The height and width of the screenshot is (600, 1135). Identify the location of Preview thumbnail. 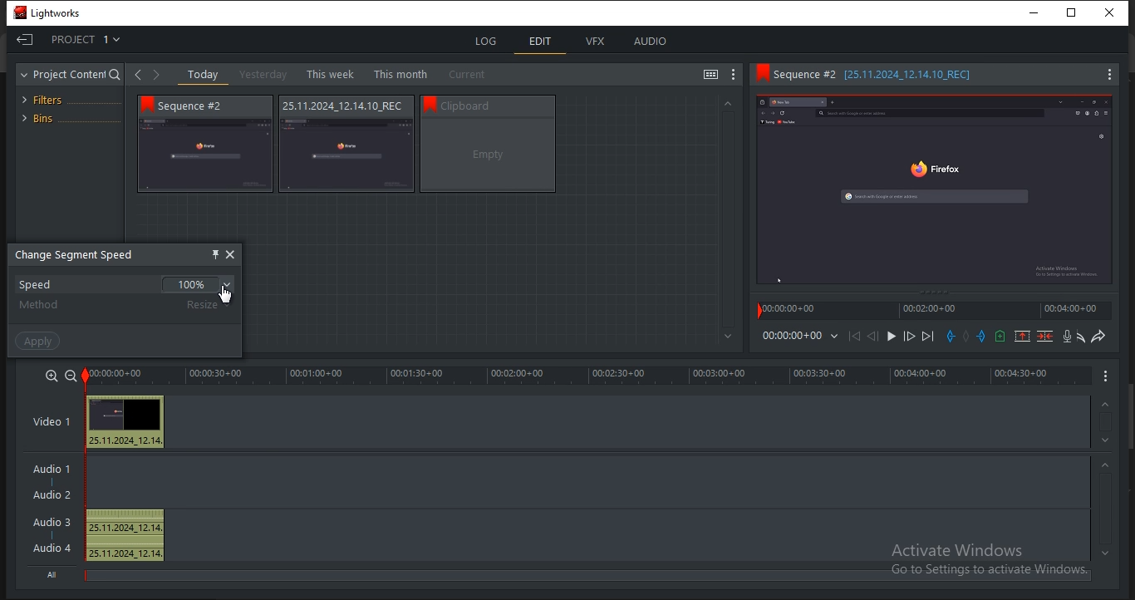
(127, 415).